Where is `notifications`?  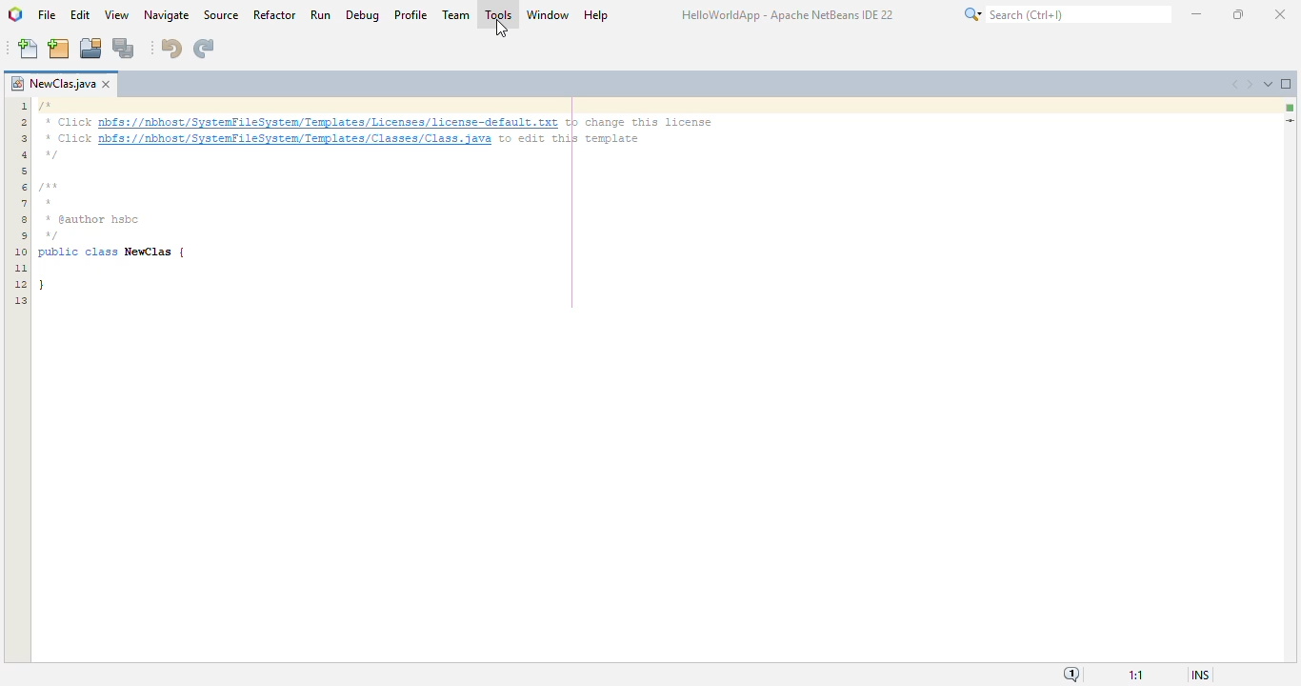 notifications is located at coordinates (1071, 675).